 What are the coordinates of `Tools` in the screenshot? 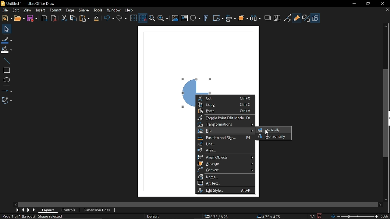 It's located at (98, 10).